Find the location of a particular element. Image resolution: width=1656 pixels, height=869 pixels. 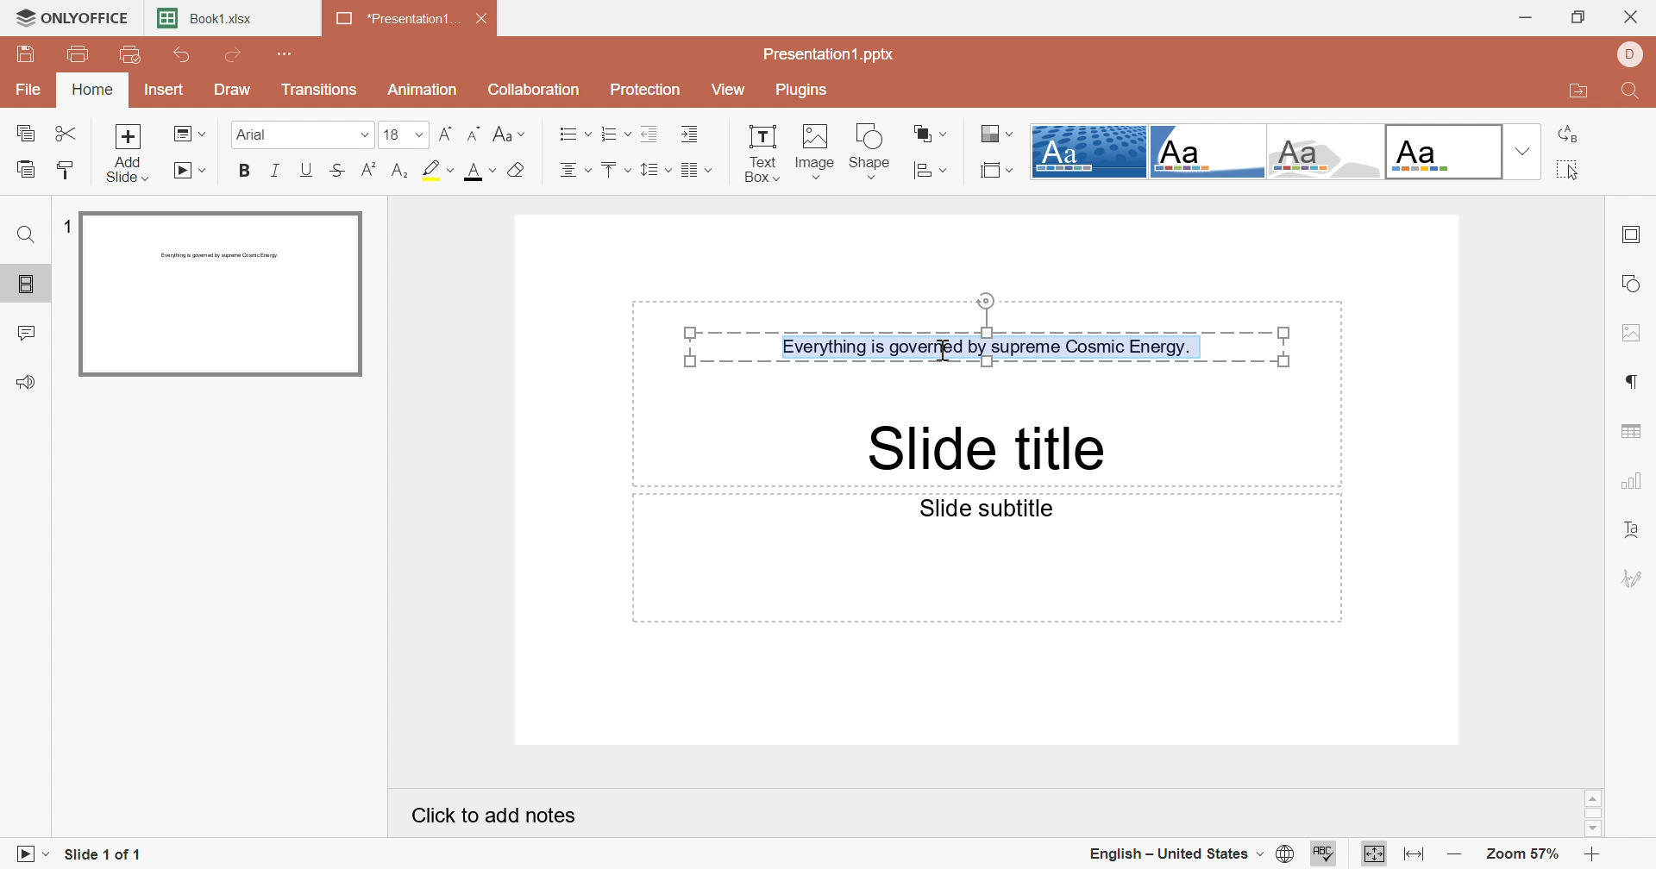

Text Box is located at coordinates (761, 152).